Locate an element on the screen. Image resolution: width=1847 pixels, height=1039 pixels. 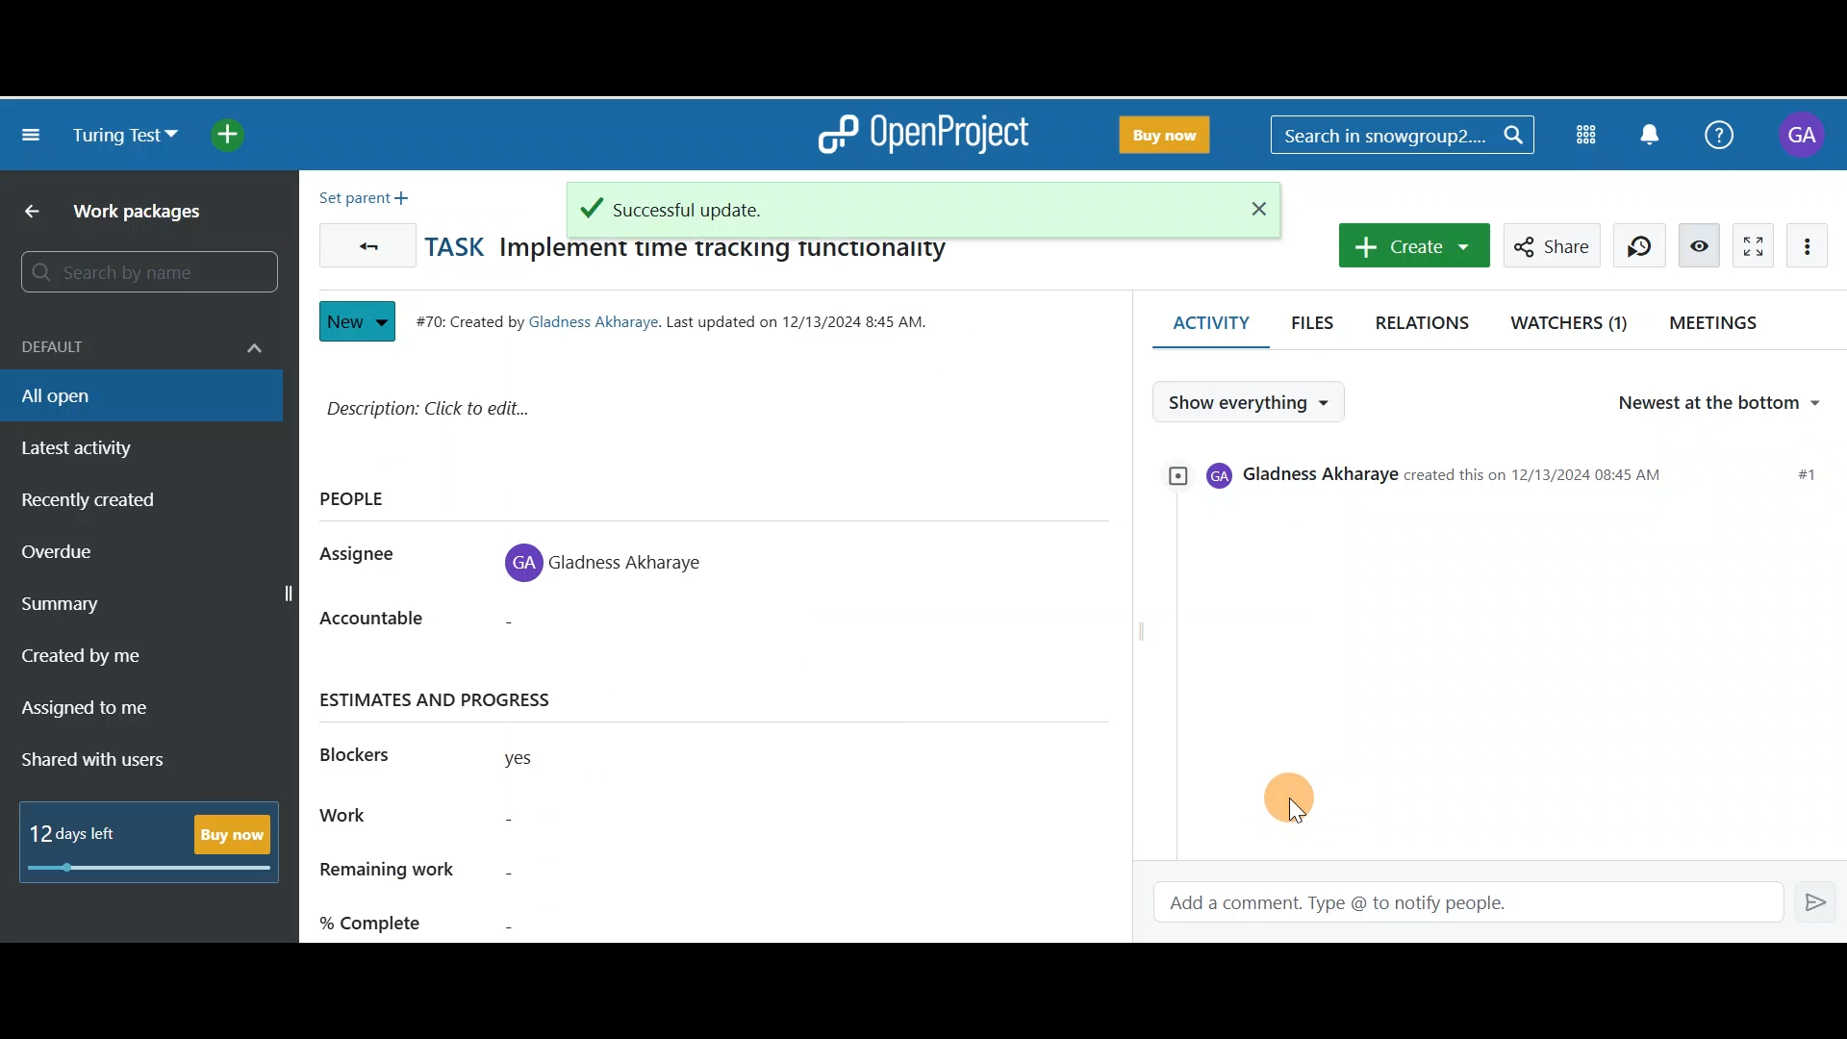
Notification centre is located at coordinates (1652, 133).